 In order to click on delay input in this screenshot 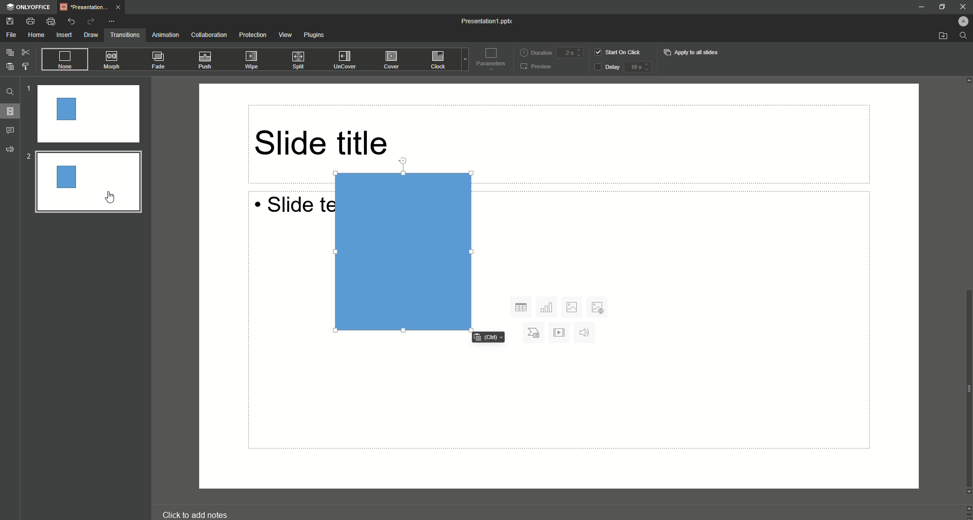, I will do `click(640, 68)`.